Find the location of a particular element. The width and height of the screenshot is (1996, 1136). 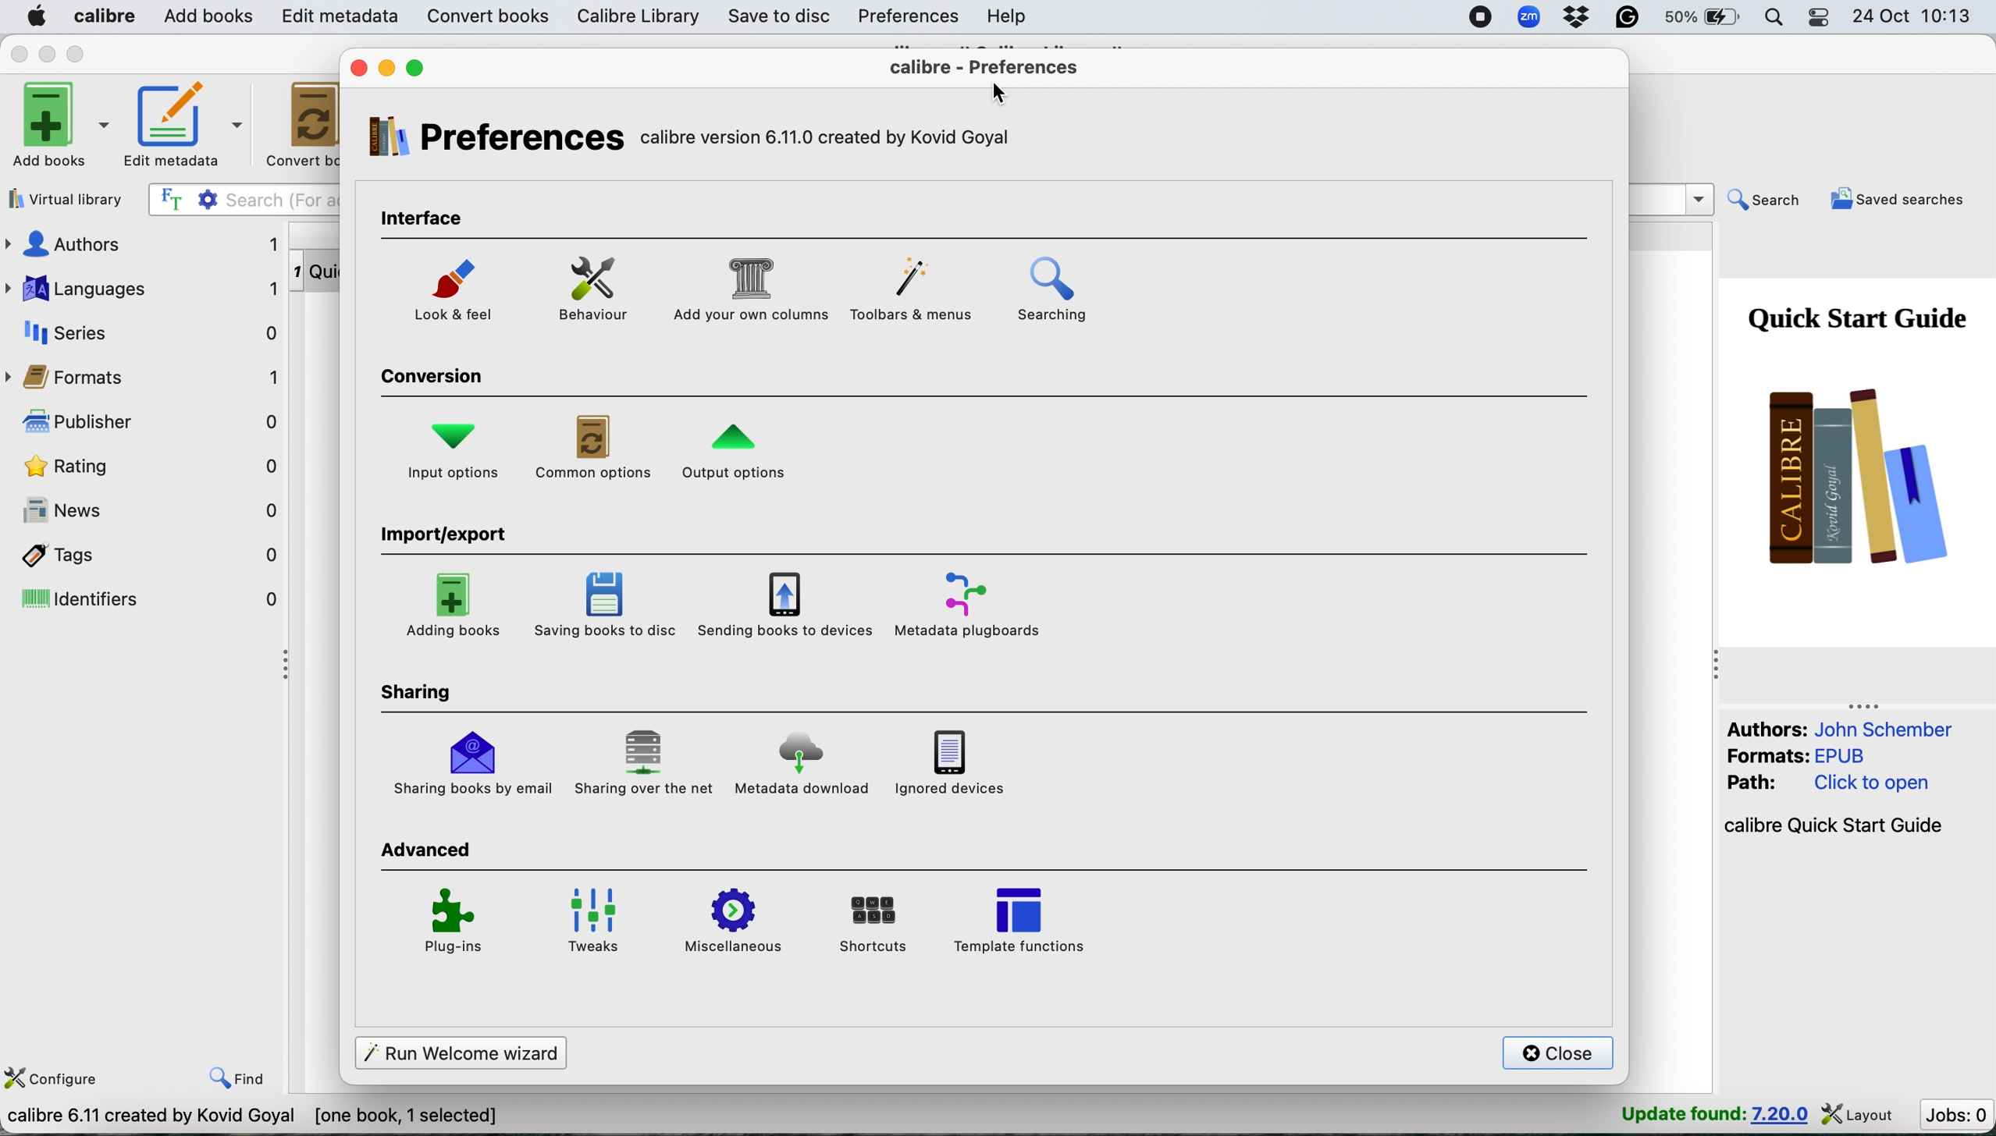

maximise is located at coordinates (420, 69).